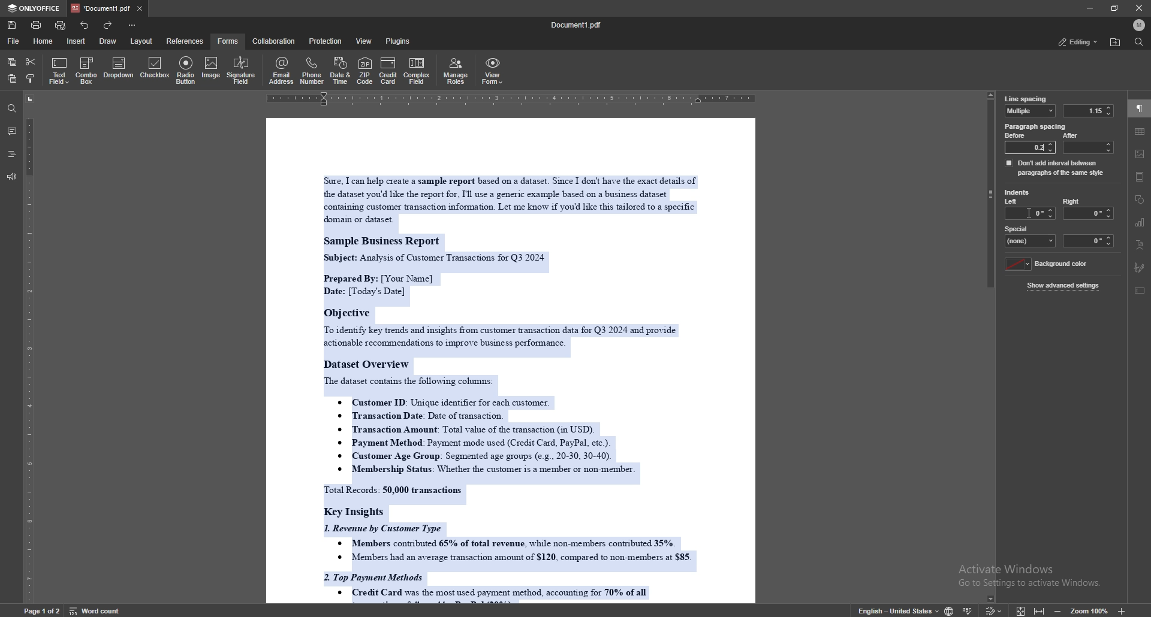  What do you see at coordinates (1139, 245) in the screenshot?
I see `text art` at bounding box center [1139, 245].